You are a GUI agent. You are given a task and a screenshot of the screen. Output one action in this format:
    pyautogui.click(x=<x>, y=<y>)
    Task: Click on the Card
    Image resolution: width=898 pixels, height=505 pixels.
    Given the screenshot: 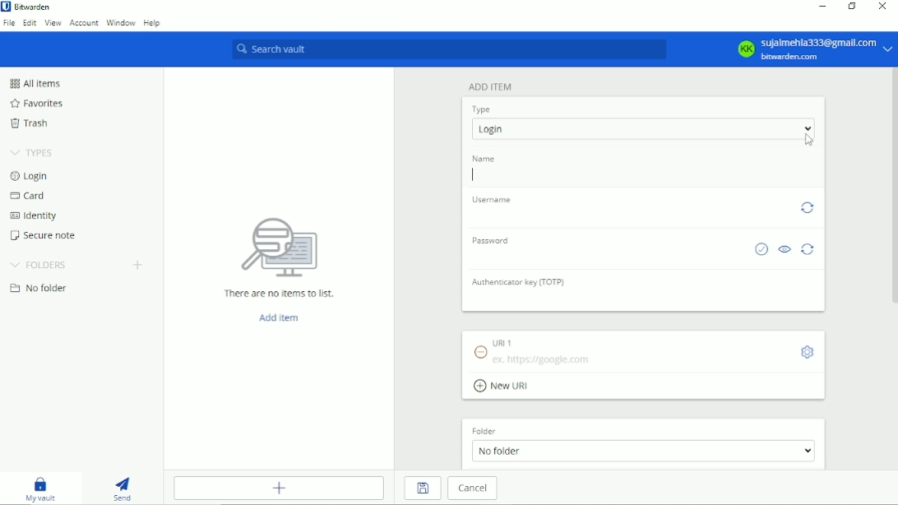 What is the action you would take?
    pyautogui.click(x=27, y=197)
    